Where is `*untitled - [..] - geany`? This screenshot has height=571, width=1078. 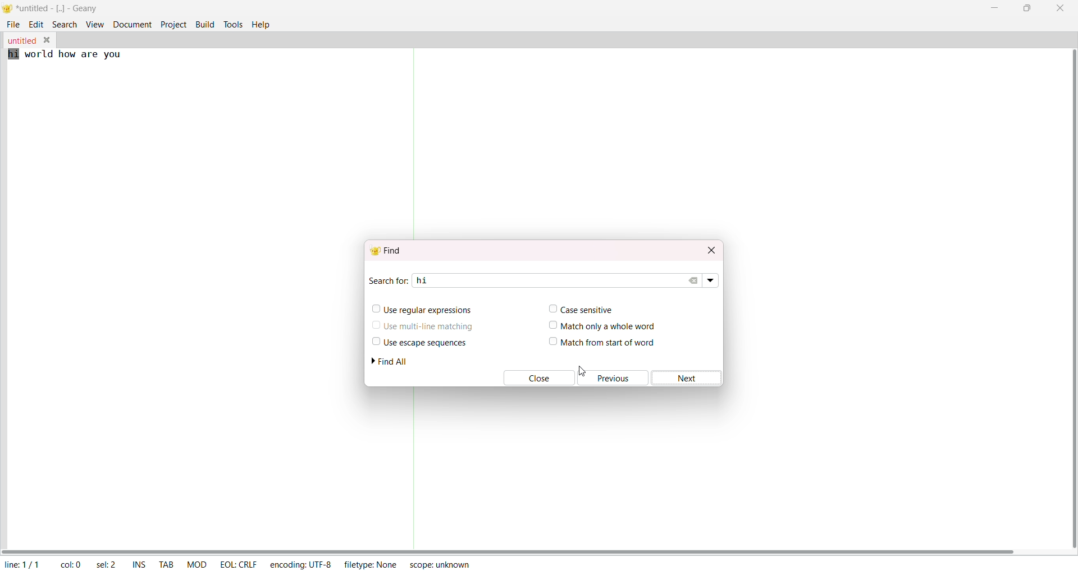 *untitled - [..] - geany is located at coordinates (58, 7).